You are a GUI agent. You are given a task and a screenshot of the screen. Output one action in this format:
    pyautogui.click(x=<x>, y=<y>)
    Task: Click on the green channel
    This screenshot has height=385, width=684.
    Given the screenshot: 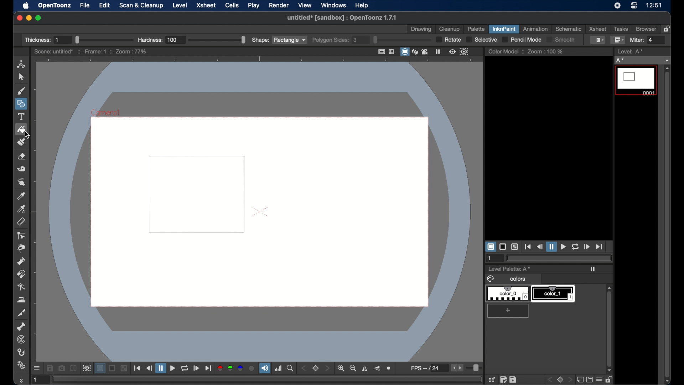 What is the action you would take?
    pyautogui.click(x=231, y=368)
    